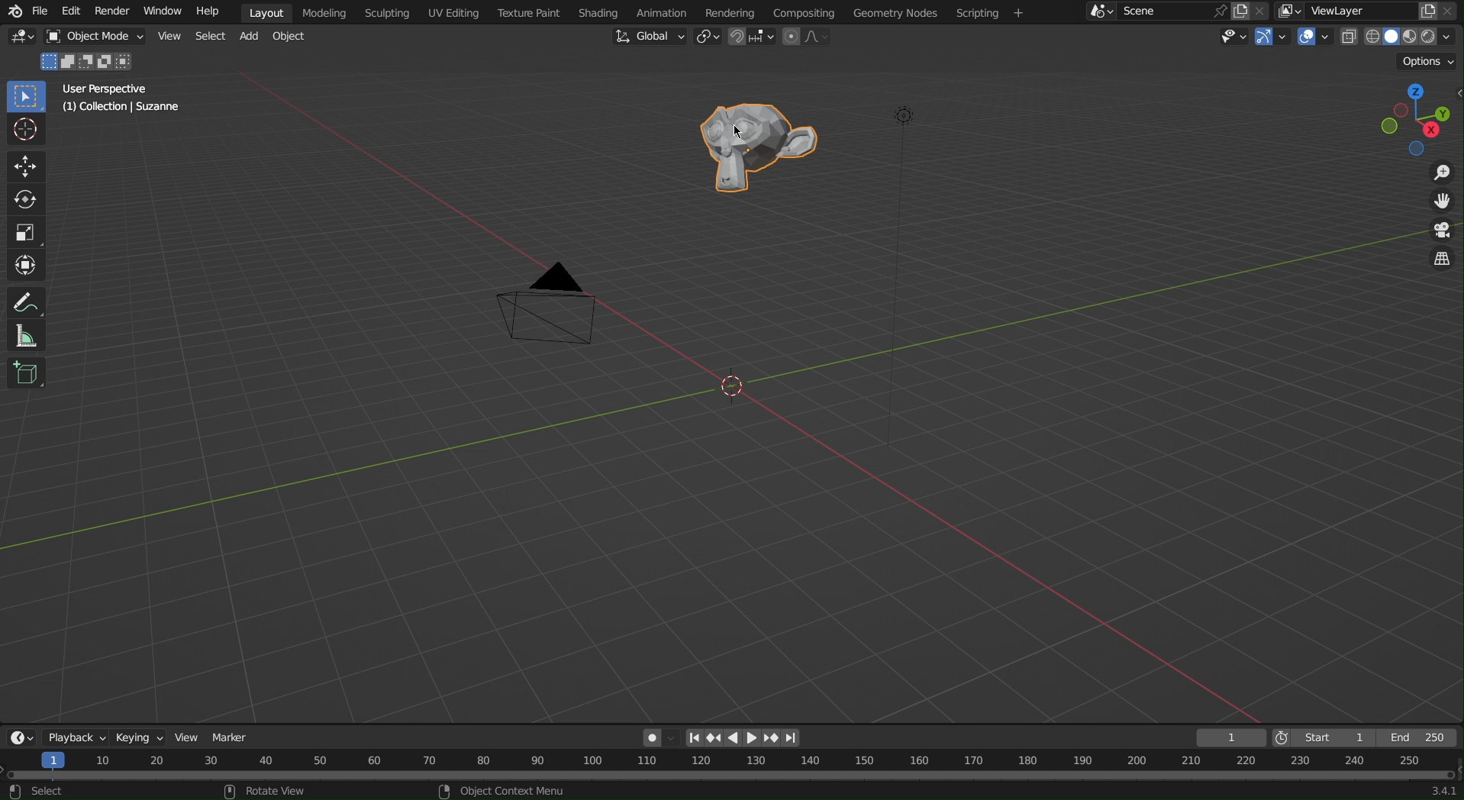 The width and height of the screenshot is (1464, 800). Describe the element at coordinates (1337, 737) in the screenshot. I see `Start 1` at that location.